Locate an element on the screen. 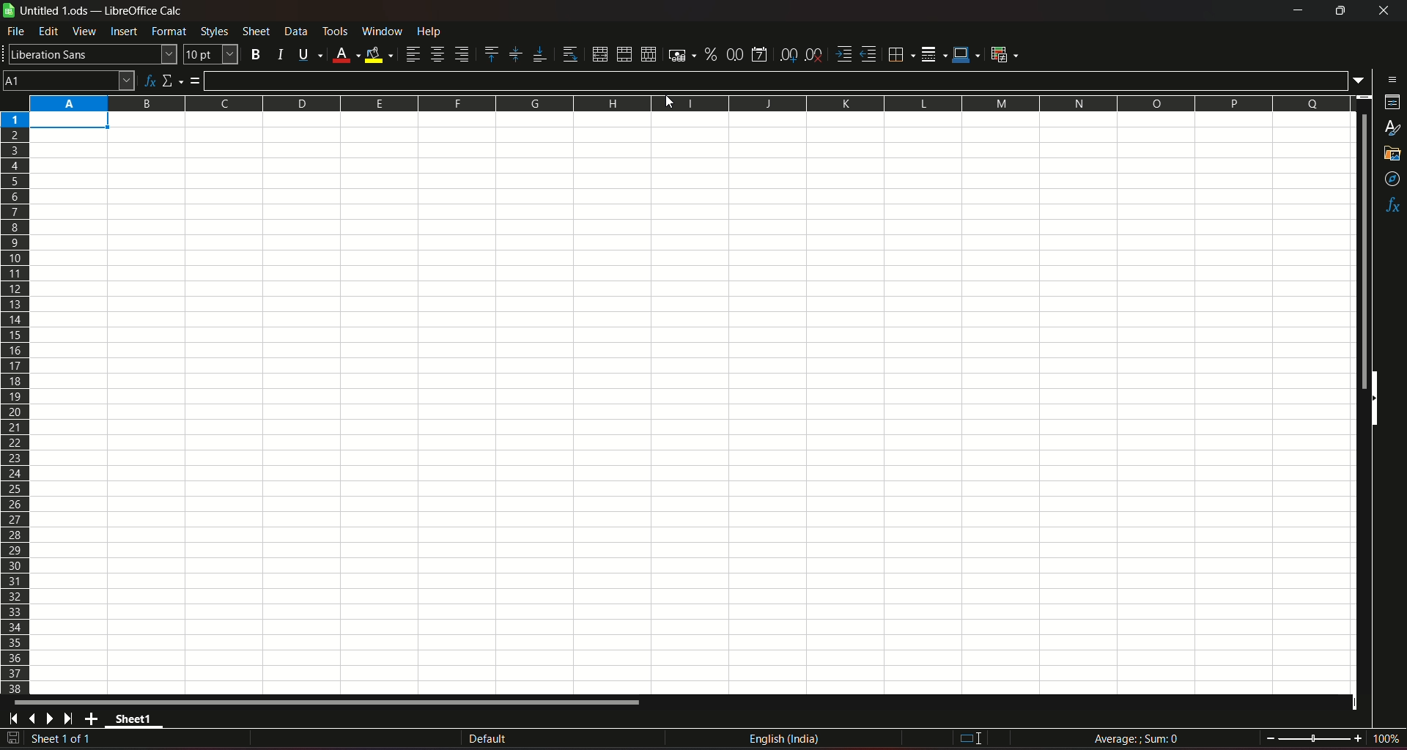 The image size is (1407, 750). formula is located at coordinates (1136, 738).